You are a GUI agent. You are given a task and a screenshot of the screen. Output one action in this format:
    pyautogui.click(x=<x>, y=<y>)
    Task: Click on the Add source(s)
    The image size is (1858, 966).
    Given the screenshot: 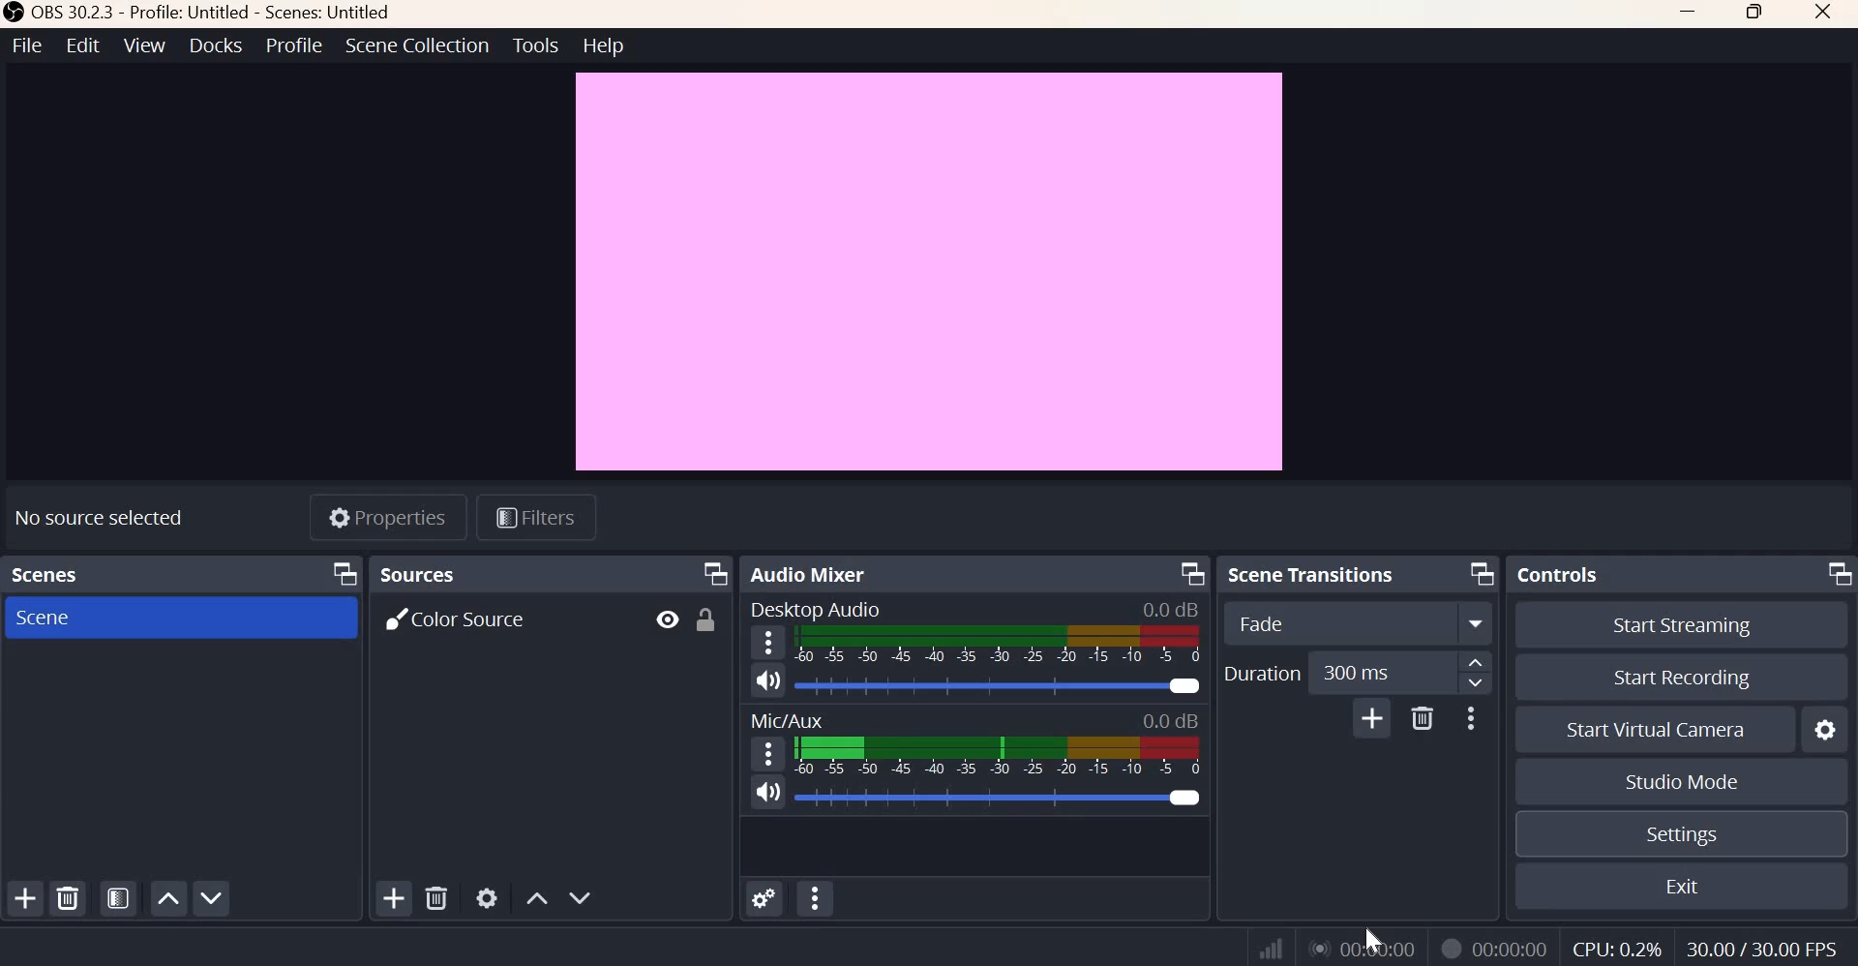 What is the action you would take?
    pyautogui.click(x=391, y=897)
    